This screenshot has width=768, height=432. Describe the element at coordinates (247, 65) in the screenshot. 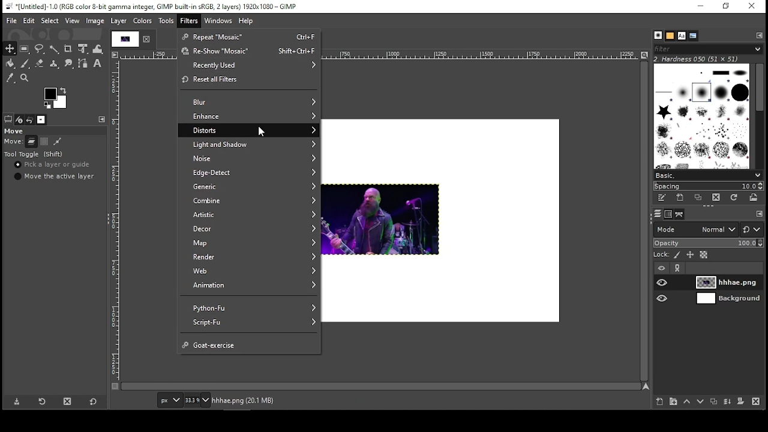

I see `recently used` at that location.